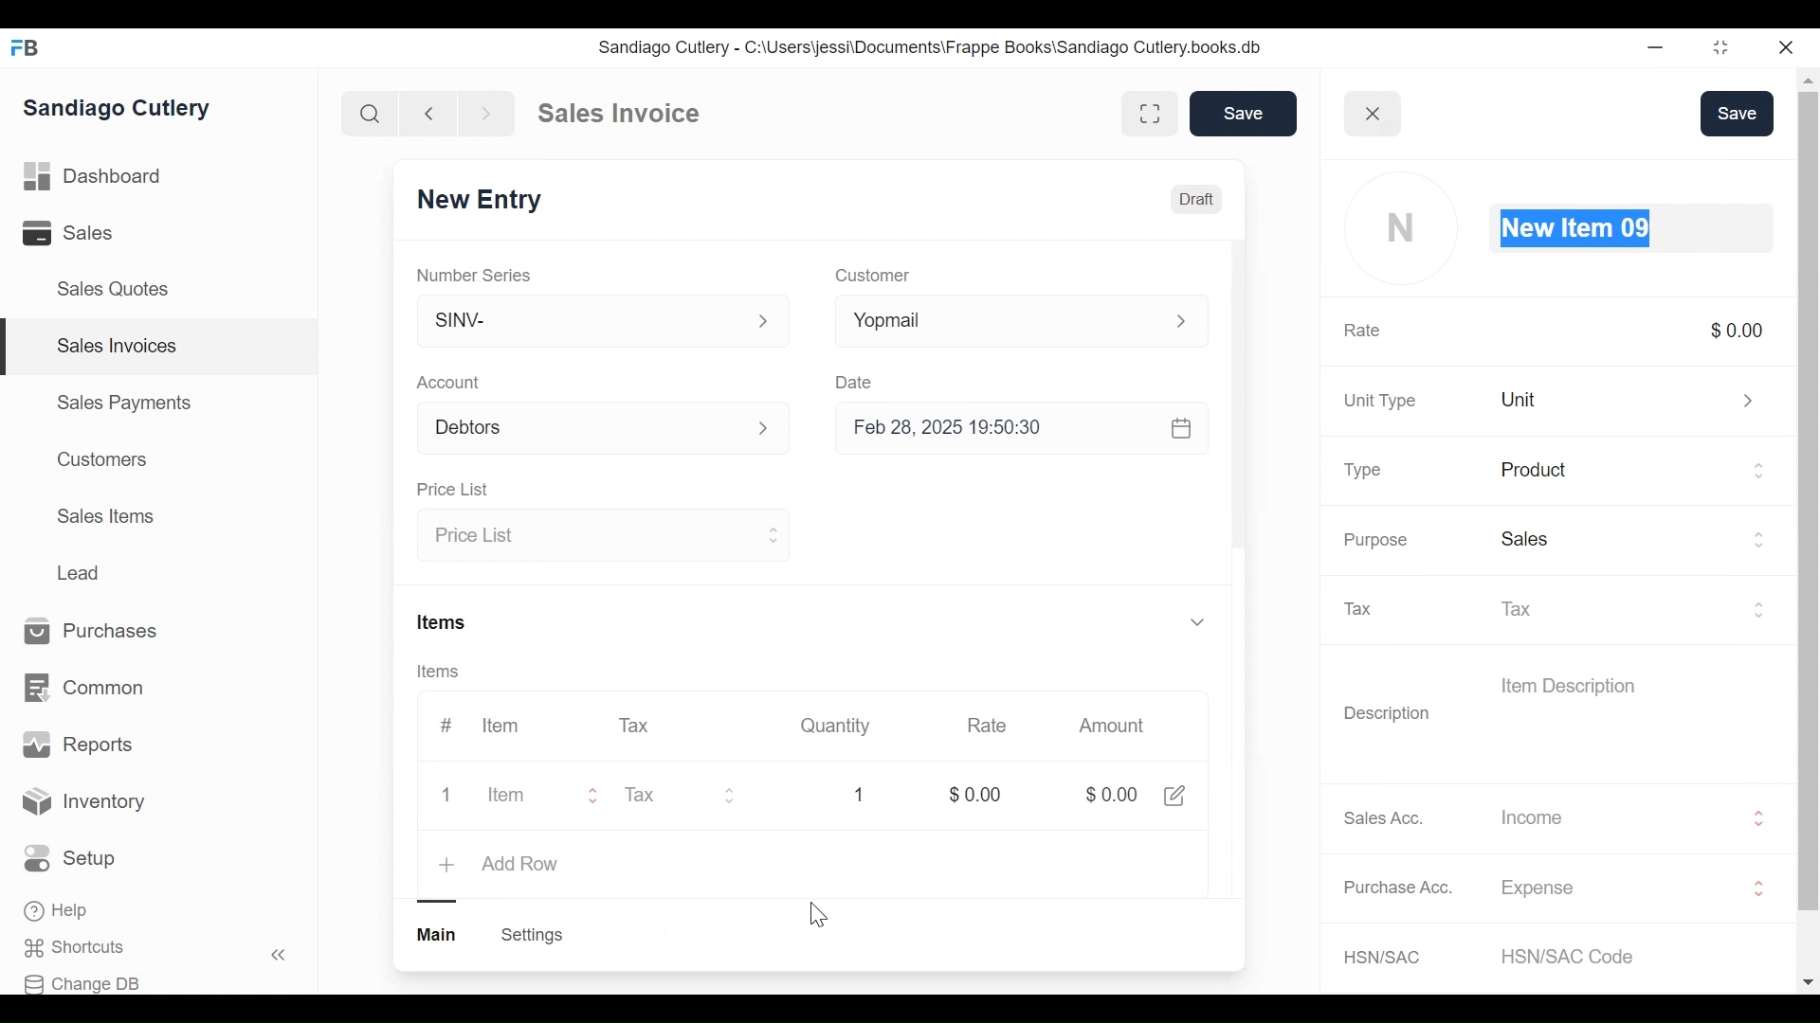 The image size is (1820, 1023). I want to click on Save, so click(1738, 114).